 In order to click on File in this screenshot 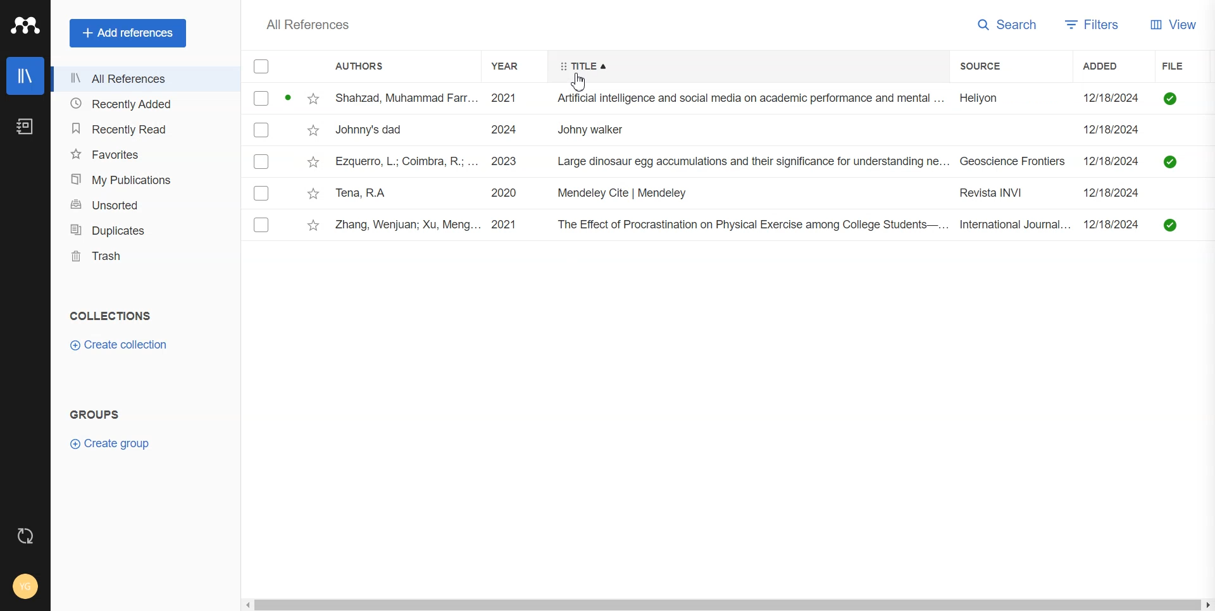, I will do `click(774, 99)`.